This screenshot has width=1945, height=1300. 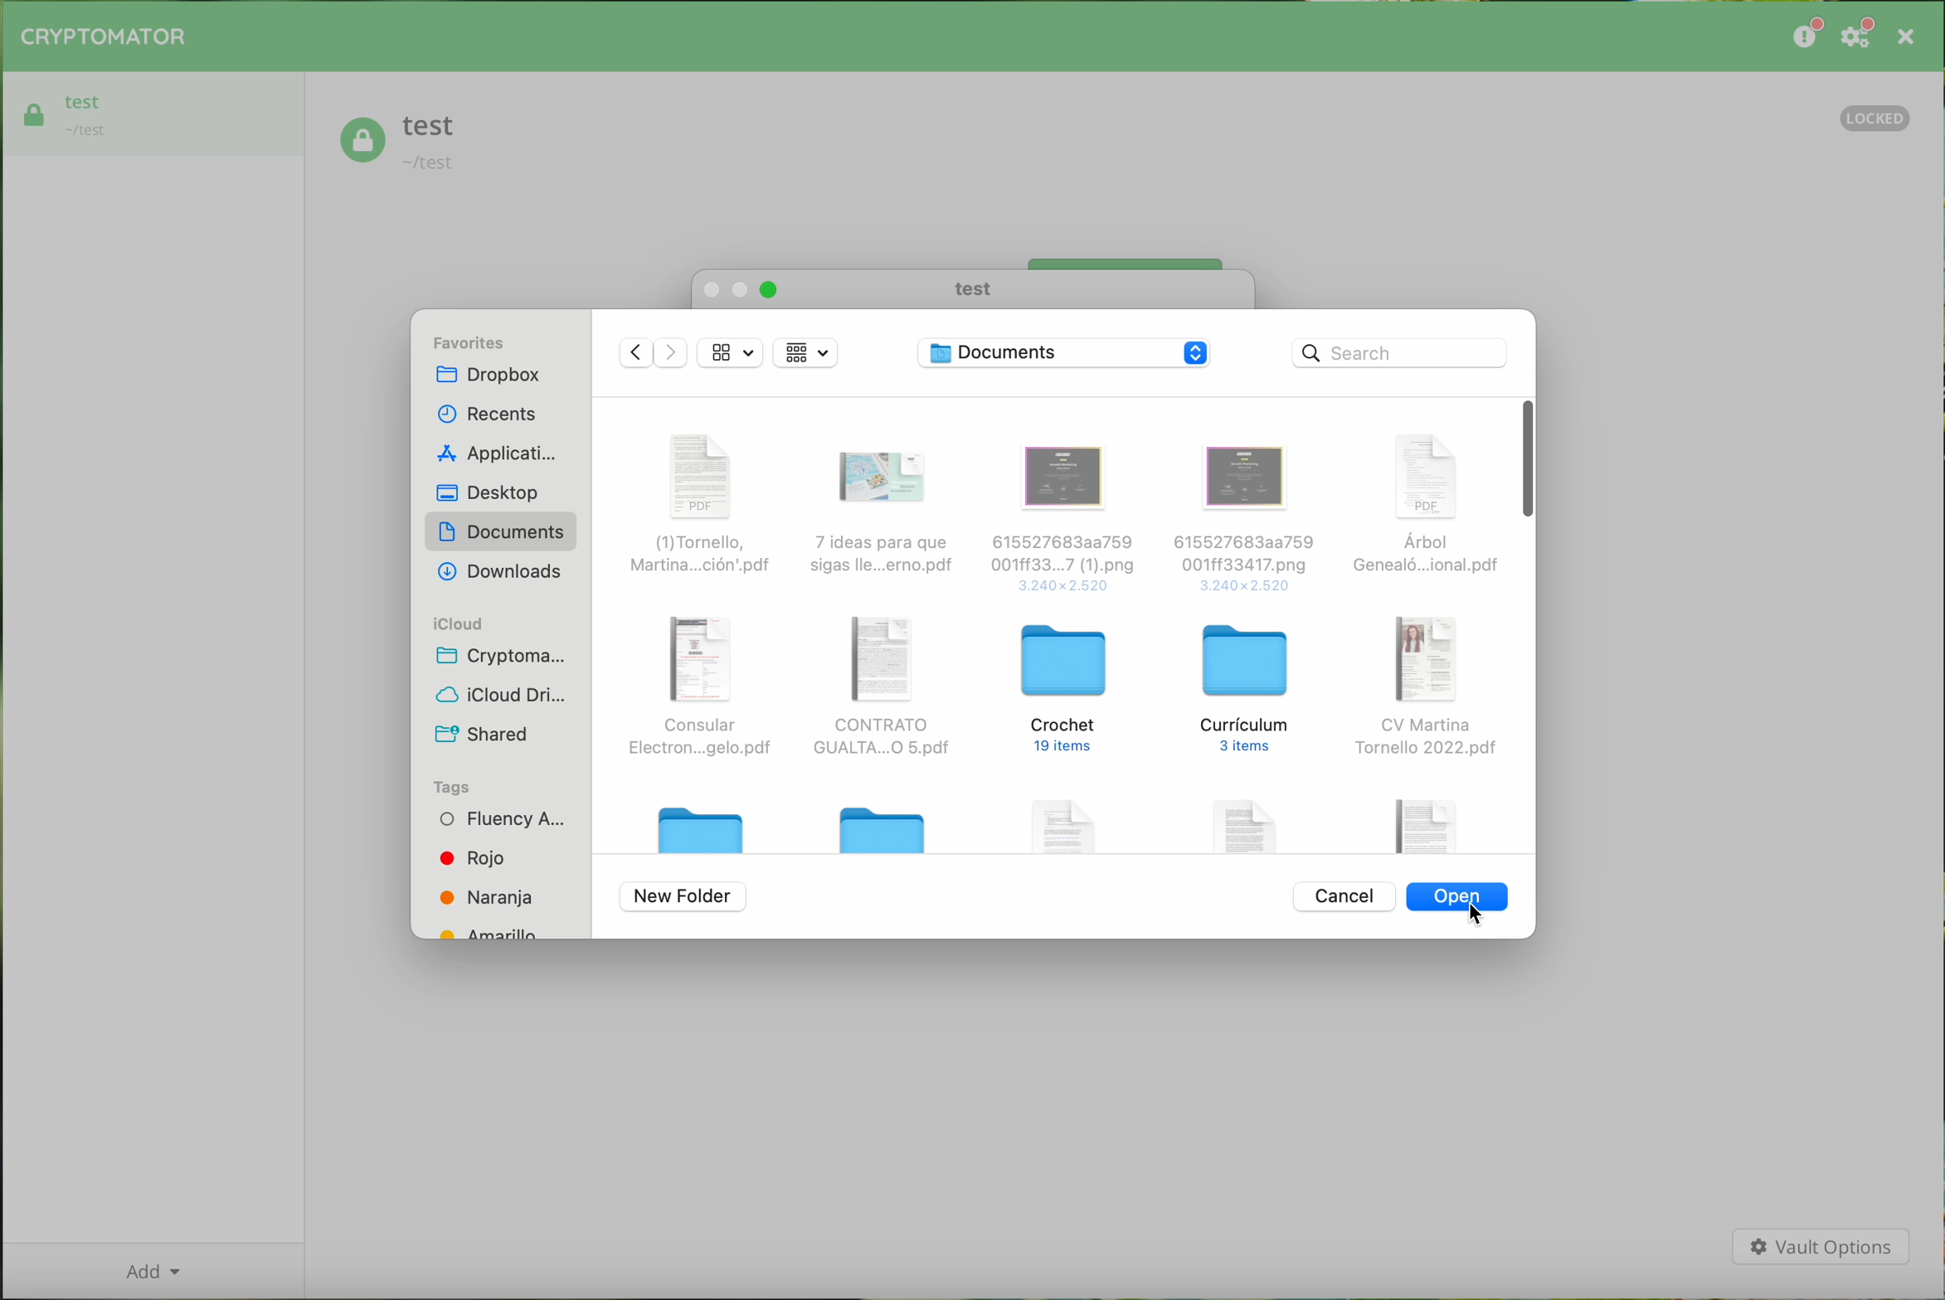 I want to click on orange, so click(x=488, y=897).